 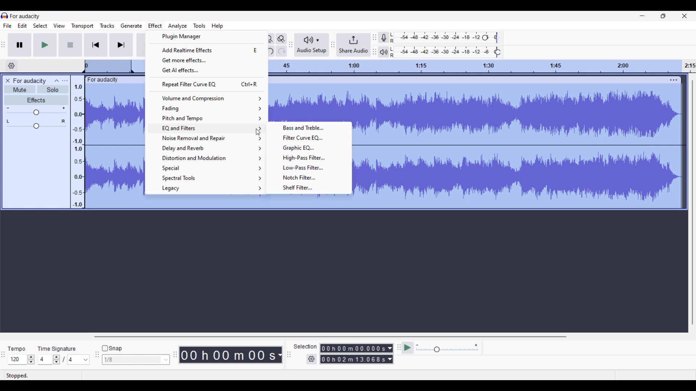 I want to click on Repeat filter curve EQ, so click(x=207, y=84).